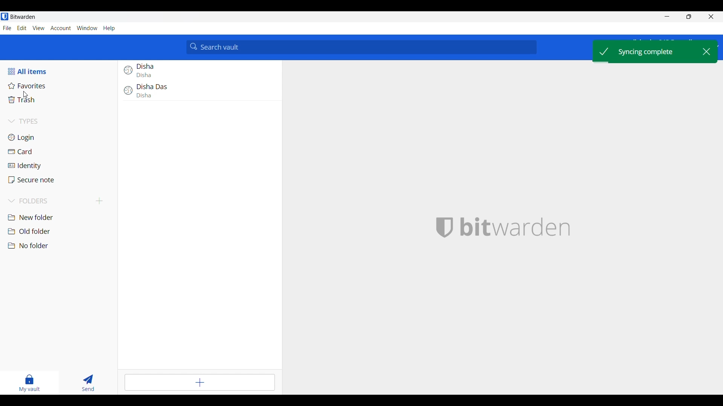 The width and height of the screenshot is (723, 406). Describe the element at coordinates (689, 17) in the screenshot. I see `Show interface in a smaller tab` at that location.